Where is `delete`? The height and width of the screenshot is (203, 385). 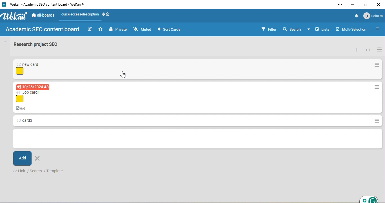 delete is located at coordinates (38, 159).